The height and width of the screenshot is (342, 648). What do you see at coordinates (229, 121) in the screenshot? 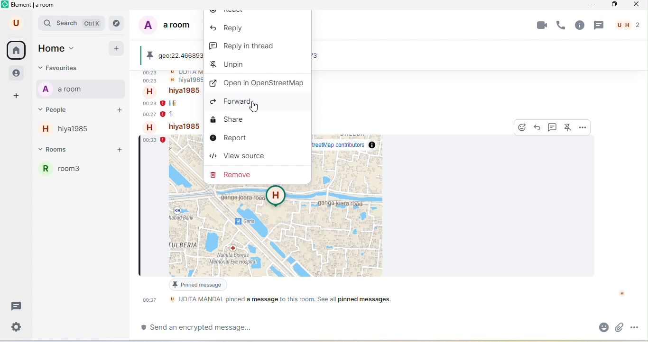
I see `share` at bounding box center [229, 121].